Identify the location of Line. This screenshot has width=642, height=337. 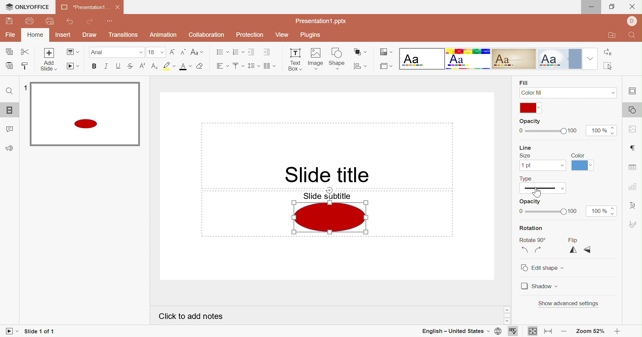
(525, 148).